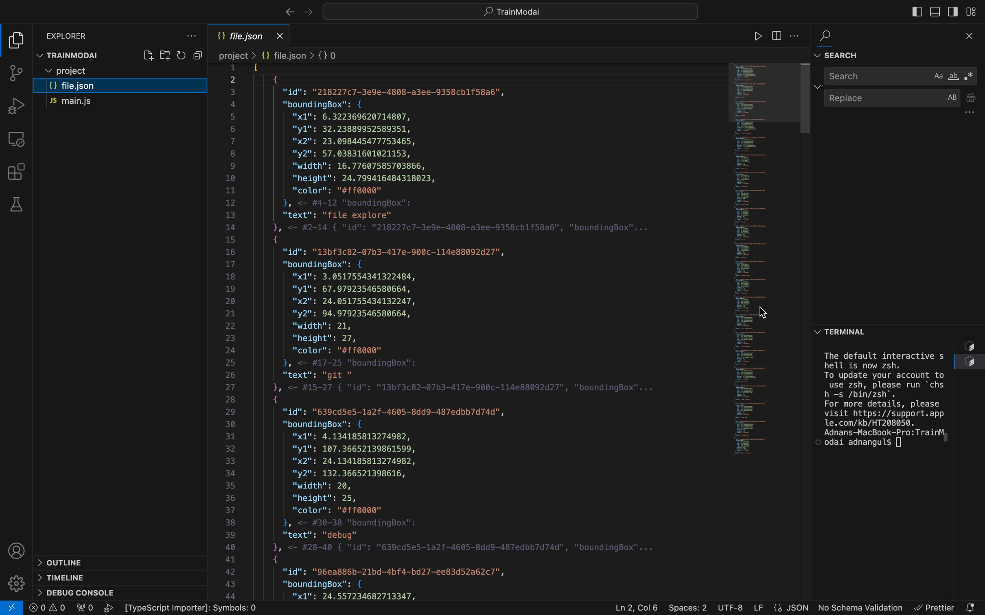  What do you see at coordinates (284, 55) in the screenshot?
I see `Breadcrumb` at bounding box center [284, 55].